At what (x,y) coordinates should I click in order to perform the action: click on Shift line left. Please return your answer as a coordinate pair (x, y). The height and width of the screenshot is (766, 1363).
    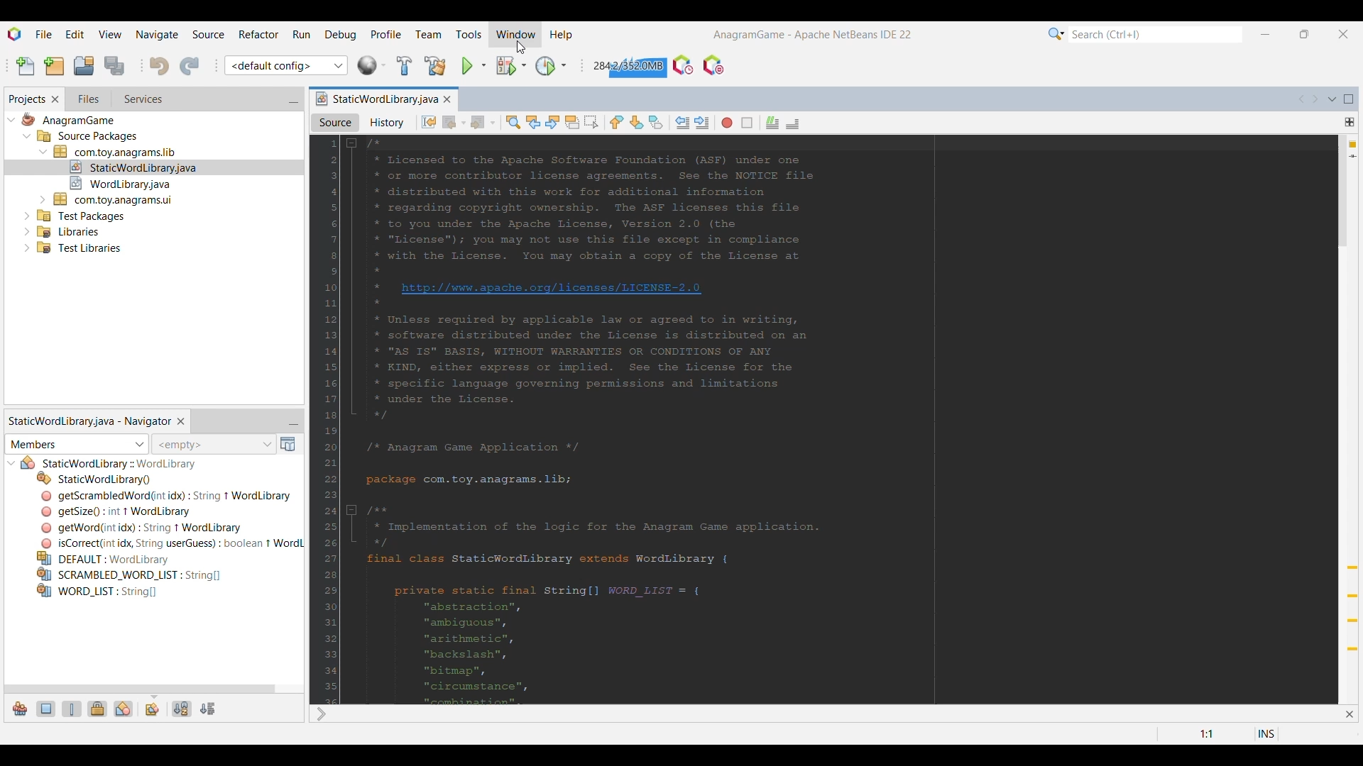
    Looking at the image, I should click on (683, 123).